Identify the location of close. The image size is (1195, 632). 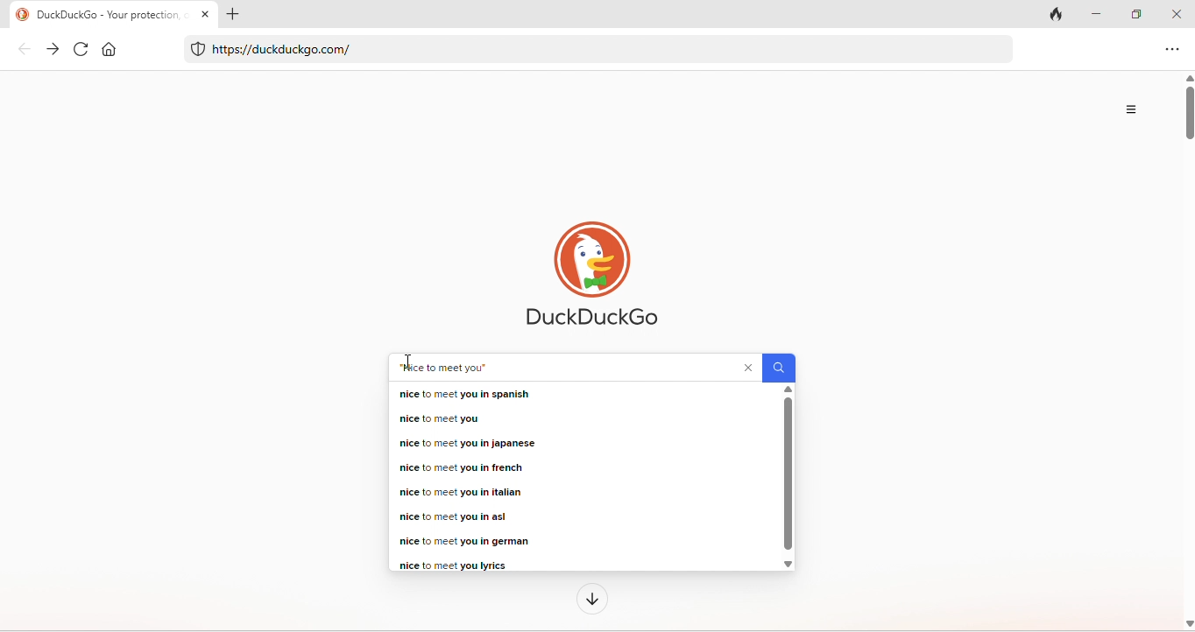
(1177, 11).